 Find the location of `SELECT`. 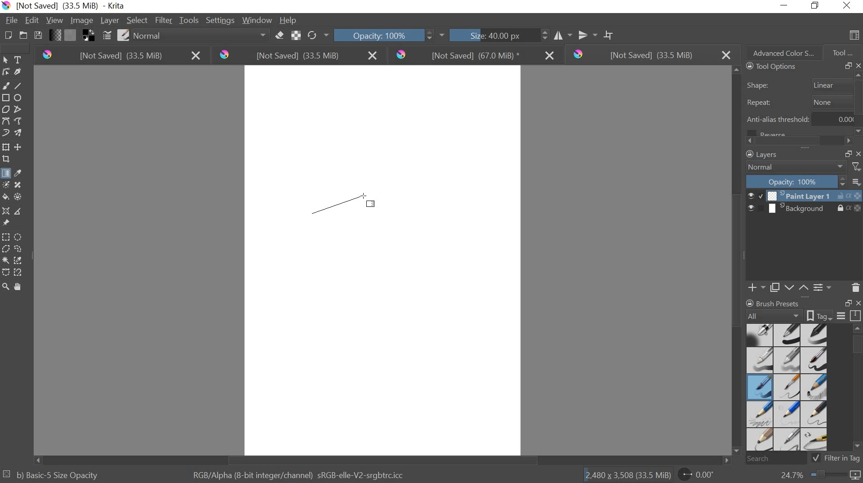

SELECT is located at coordinates (137, 20).